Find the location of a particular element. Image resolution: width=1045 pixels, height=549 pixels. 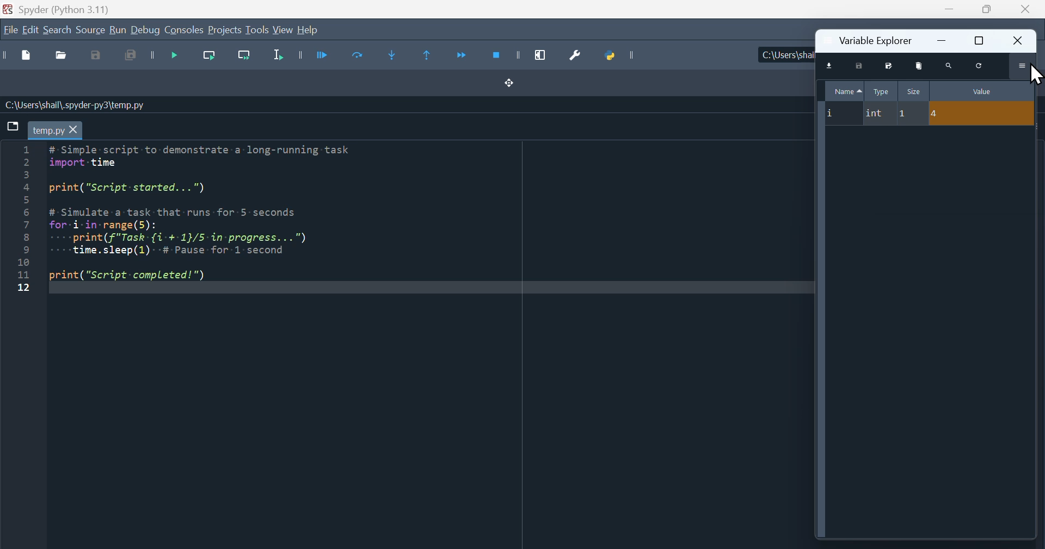

Variable Explorer is located at coordinates (874, 40).